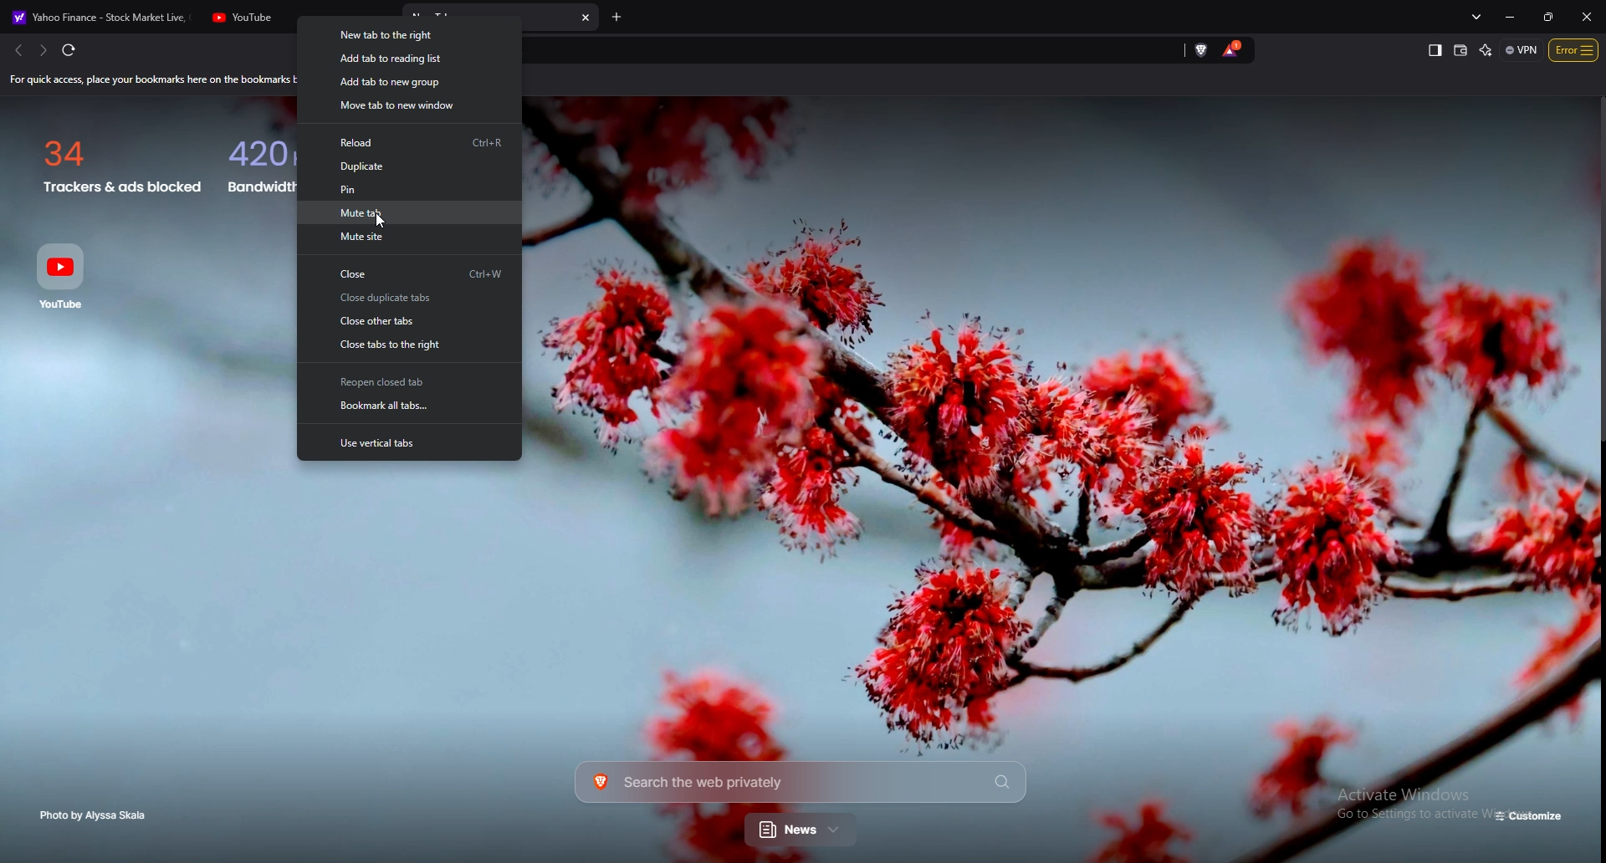  I want to click on vpn, so click(1522, 49).